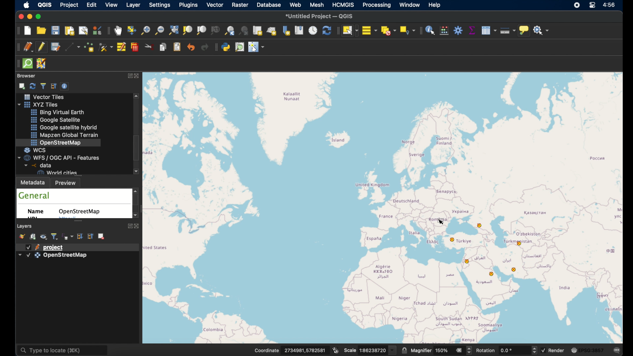 This screenshot has height=356, width=633. What do you see at coordinates (480, 225) in the screenshot?
I see `point feature` at bounding box center [480, 225].